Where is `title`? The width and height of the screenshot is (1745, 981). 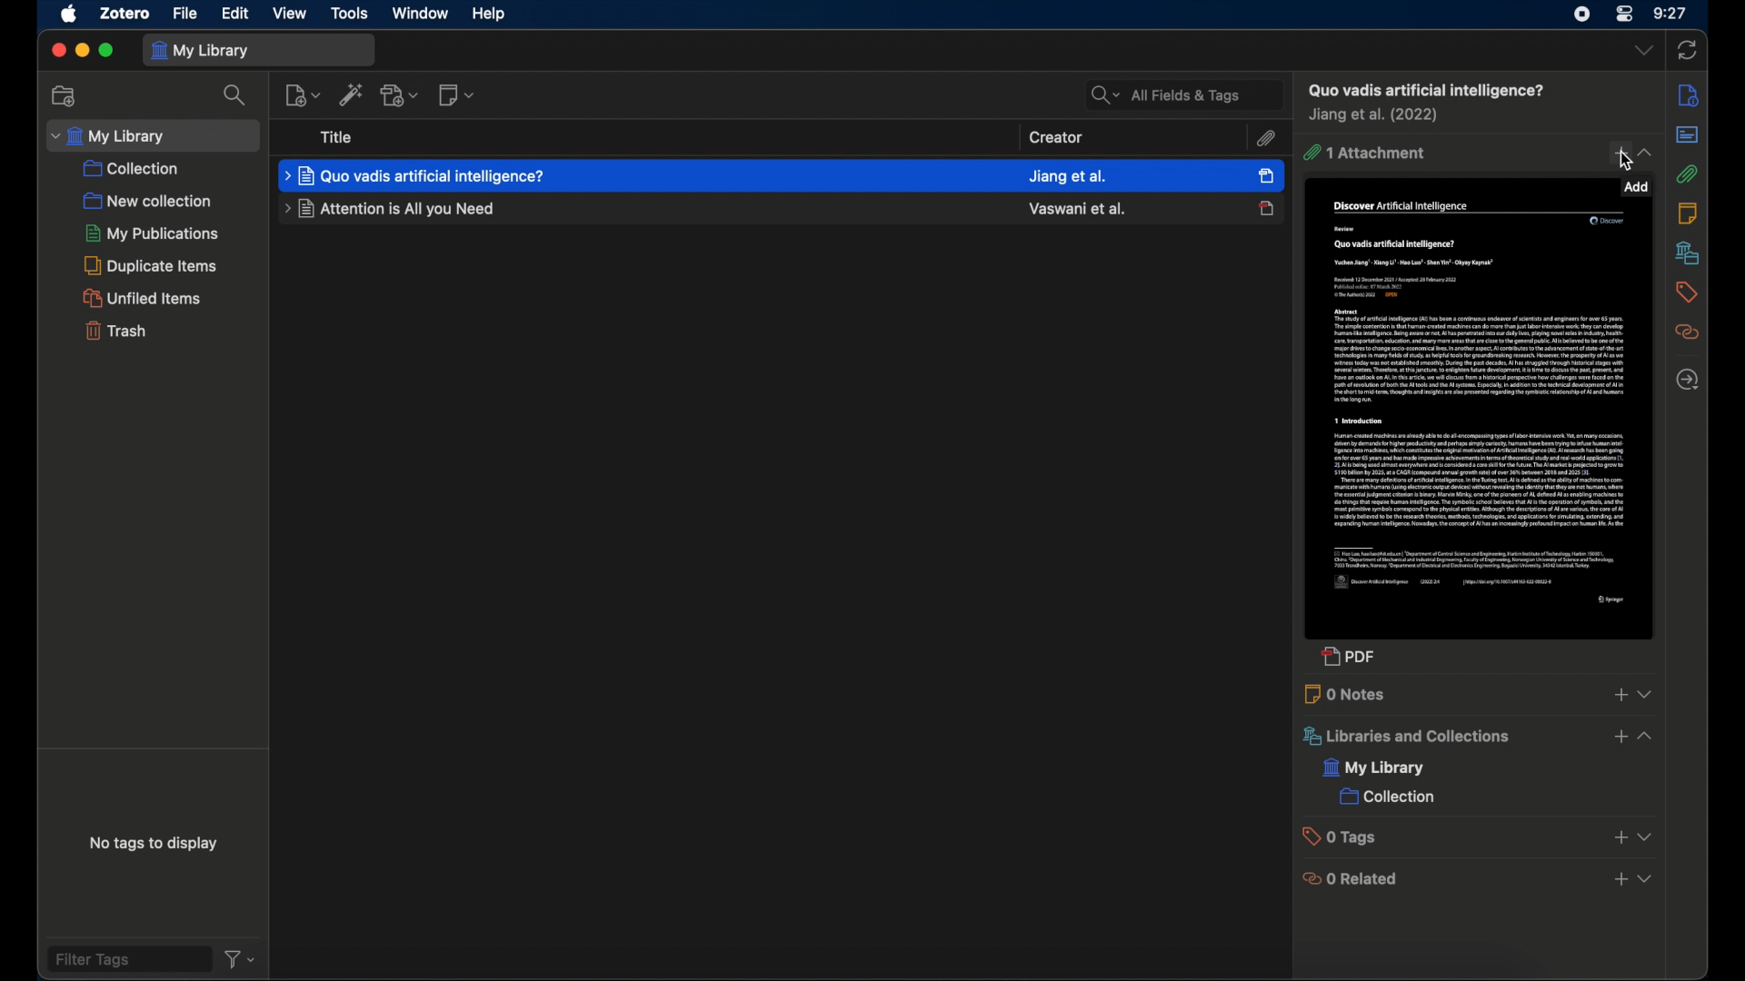
title is located at coordinates (338, 137).